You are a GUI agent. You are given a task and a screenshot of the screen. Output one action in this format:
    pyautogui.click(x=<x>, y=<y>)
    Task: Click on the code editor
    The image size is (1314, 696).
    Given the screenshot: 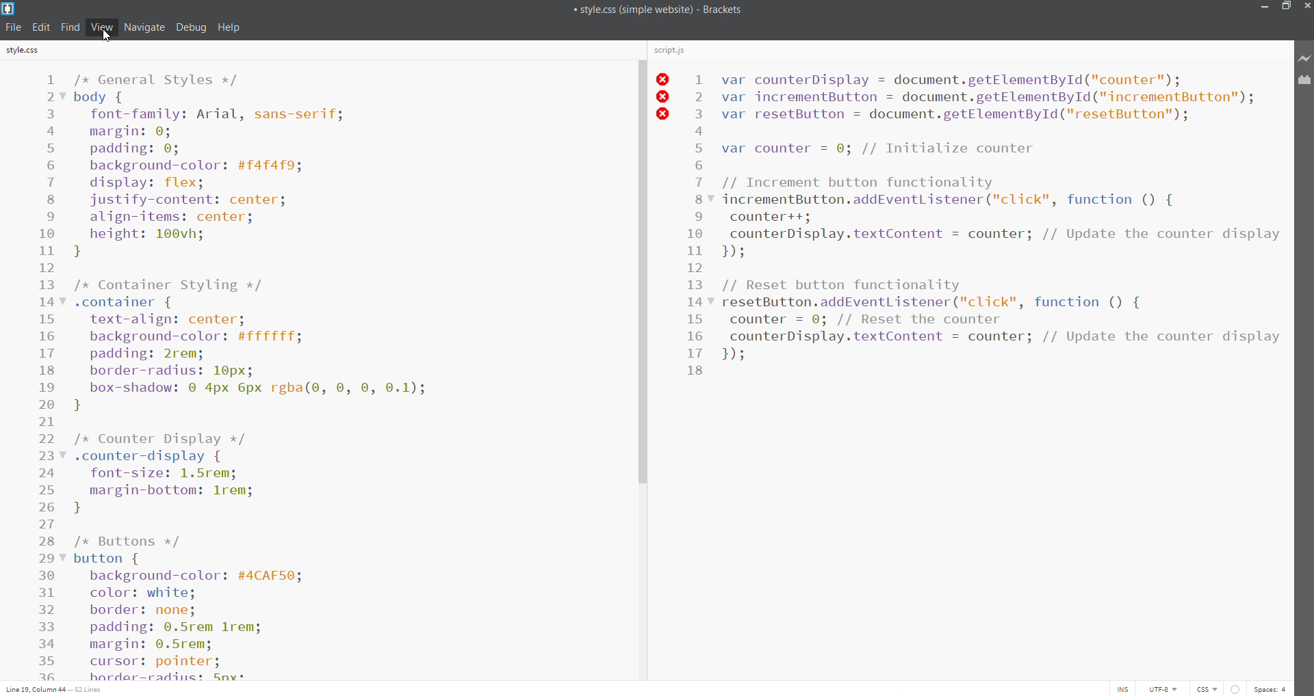 What is the action you would take?
    pyautogui.click(x=340, y=373)
    